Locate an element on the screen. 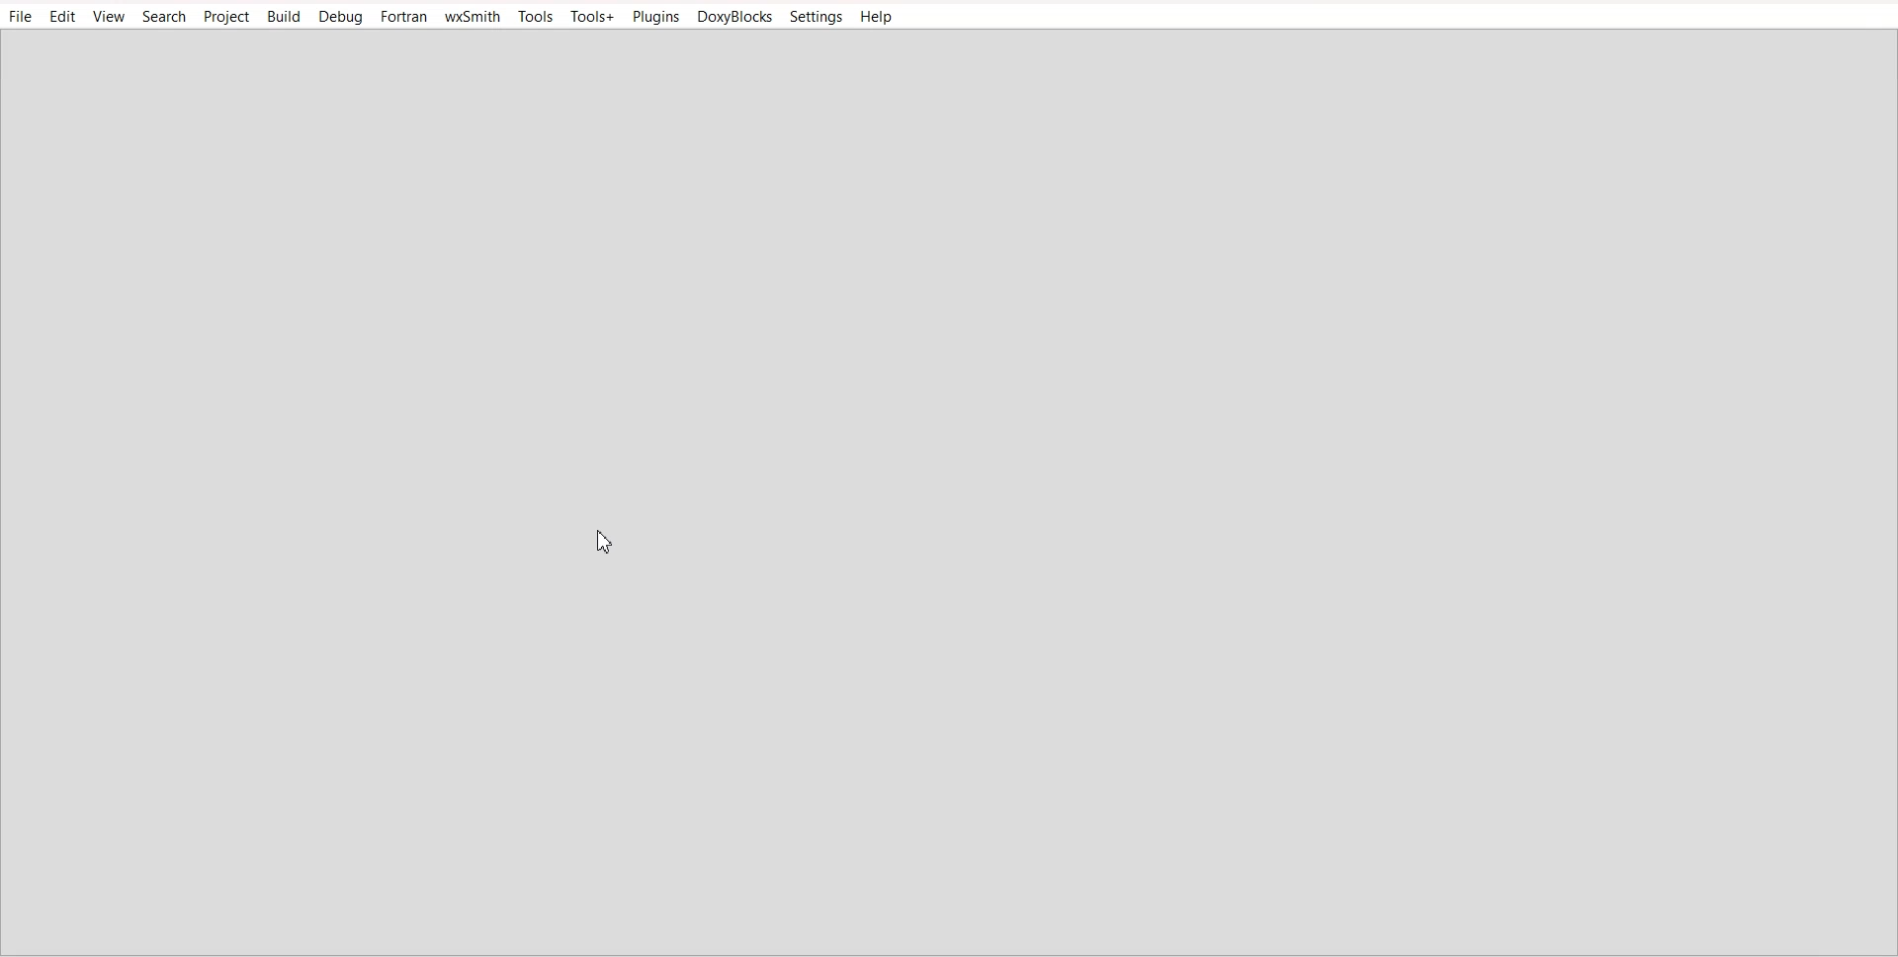 This screenshot has height=957, width=1898. Tools is located at coordinates (536, 16).